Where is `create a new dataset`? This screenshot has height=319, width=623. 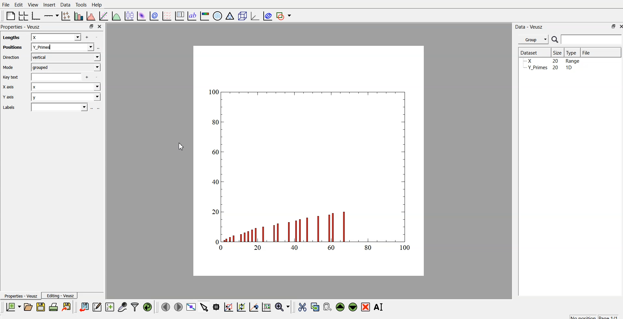
create a new dataset is located at coordinates (110, 308).